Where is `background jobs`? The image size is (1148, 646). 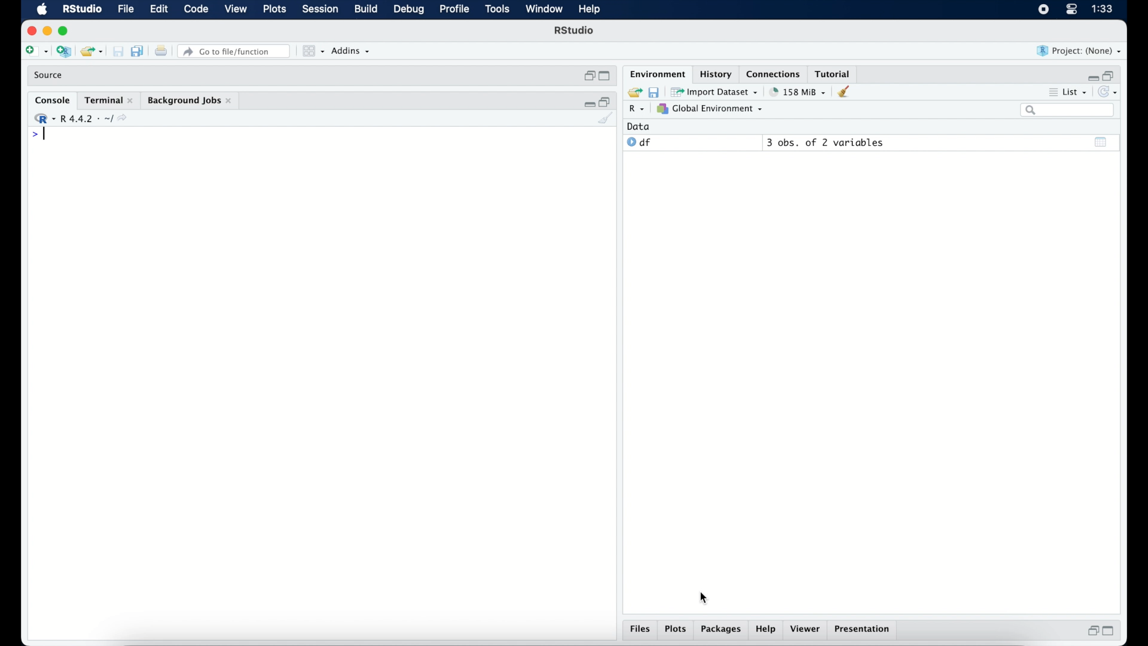 background jobs is located at coordinates (191, 101).